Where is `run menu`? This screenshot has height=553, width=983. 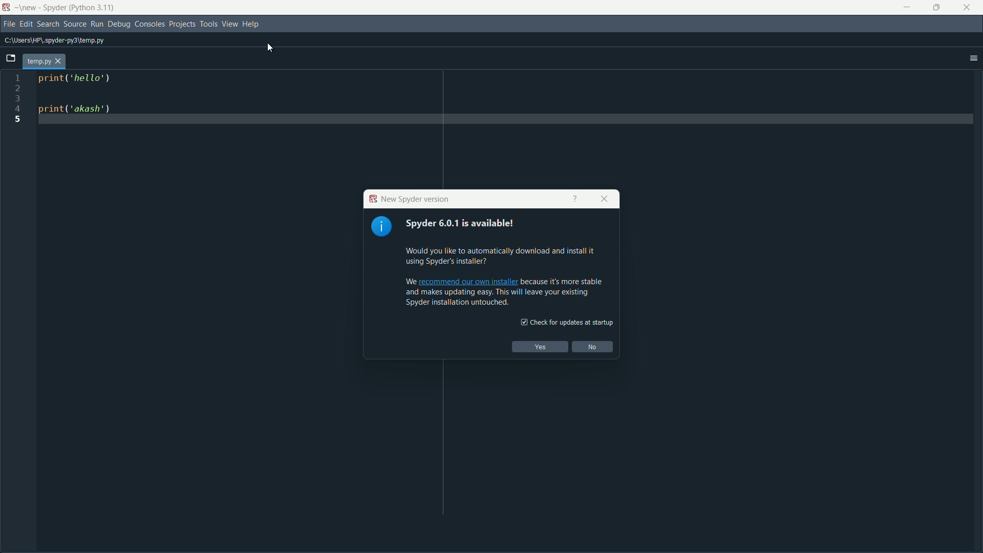 run menu is located at coordinates (97, 24).